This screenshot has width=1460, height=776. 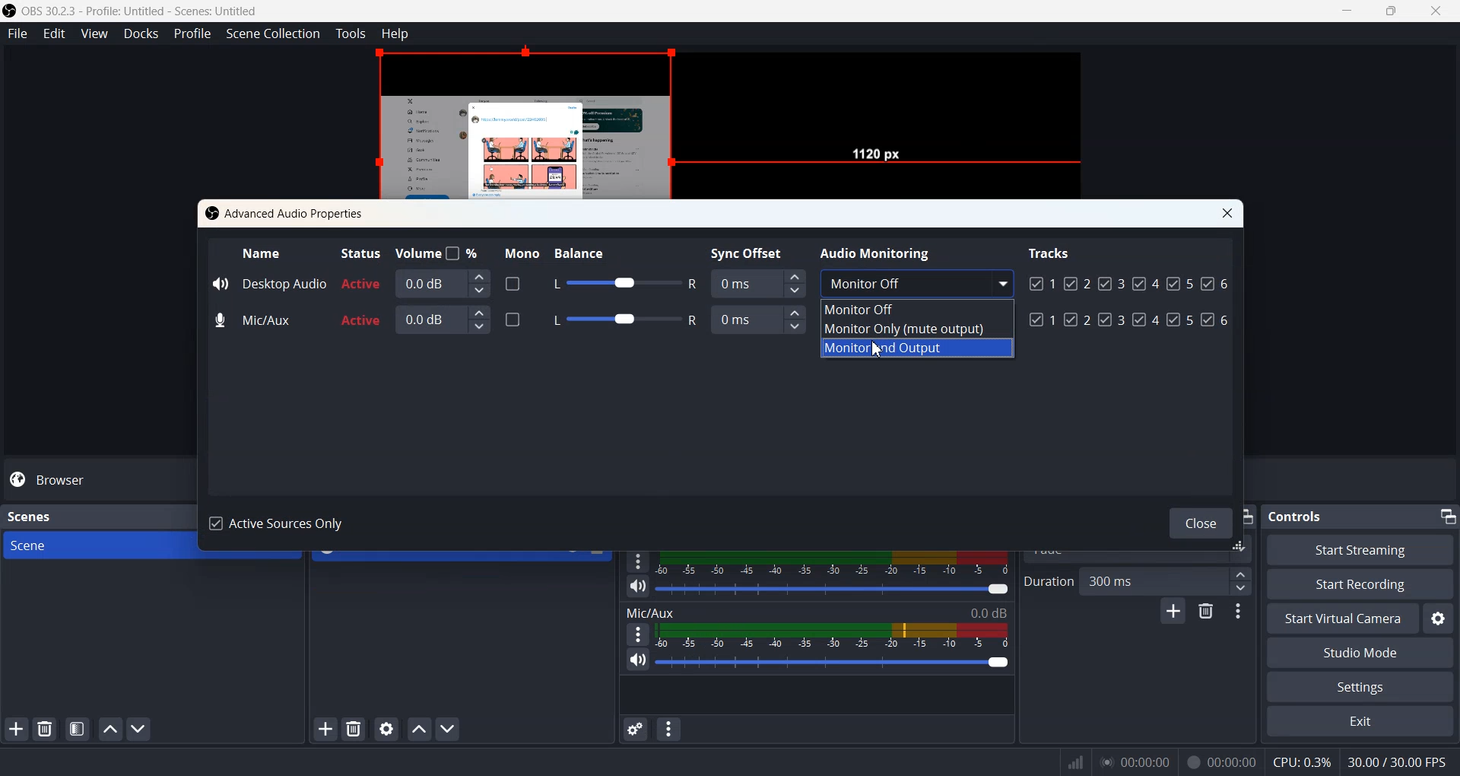 What do you see at coordinates (109, 729) in the screenshot?
I see `Move scene up` at bounding box center [109, 729].